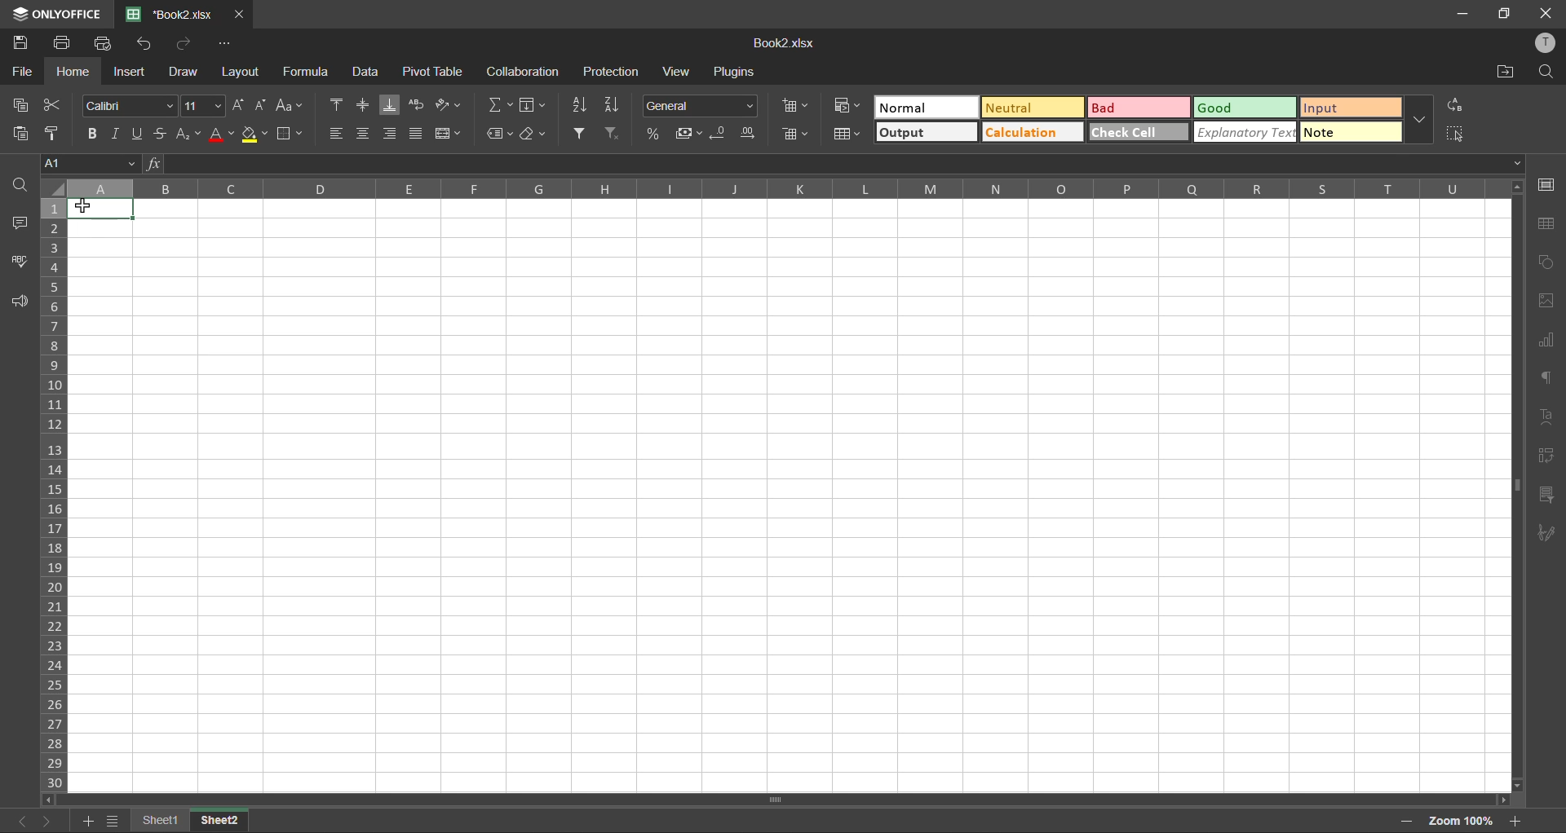 The width and height of the screenshot is (1566, 833). What do you see at coordinates (617, 103) in the screenshot?
I see `sort descending` at bounding box center [617, 103].